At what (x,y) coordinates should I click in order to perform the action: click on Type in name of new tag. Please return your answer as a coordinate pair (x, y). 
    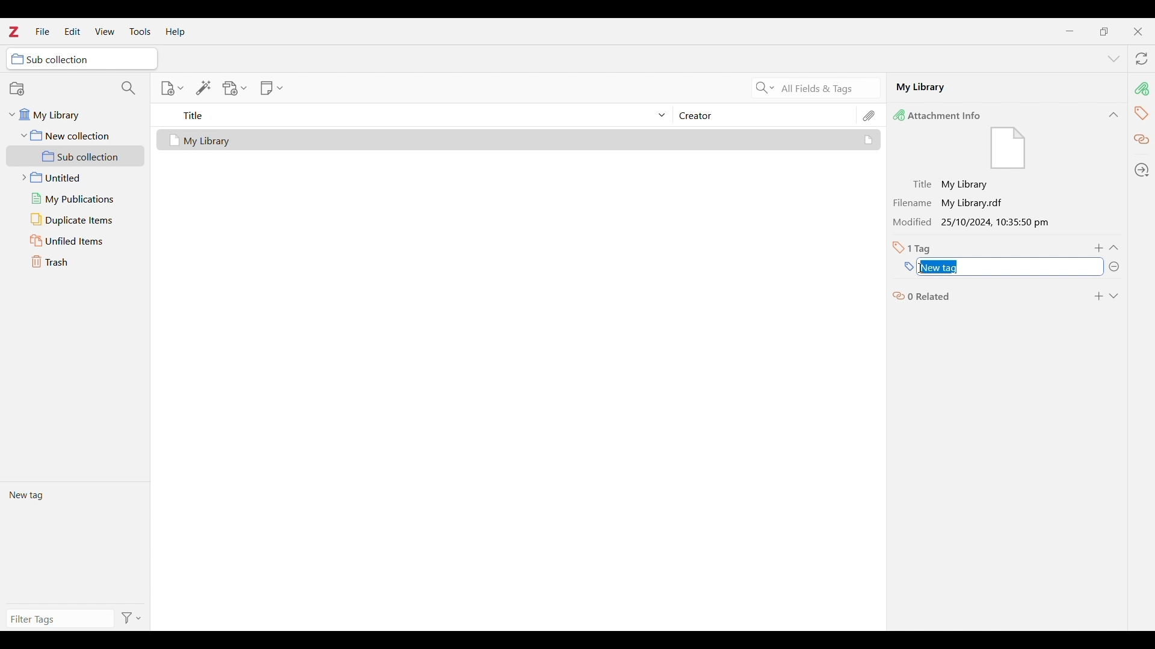
    Looking at the image, I should click on (909, 267).